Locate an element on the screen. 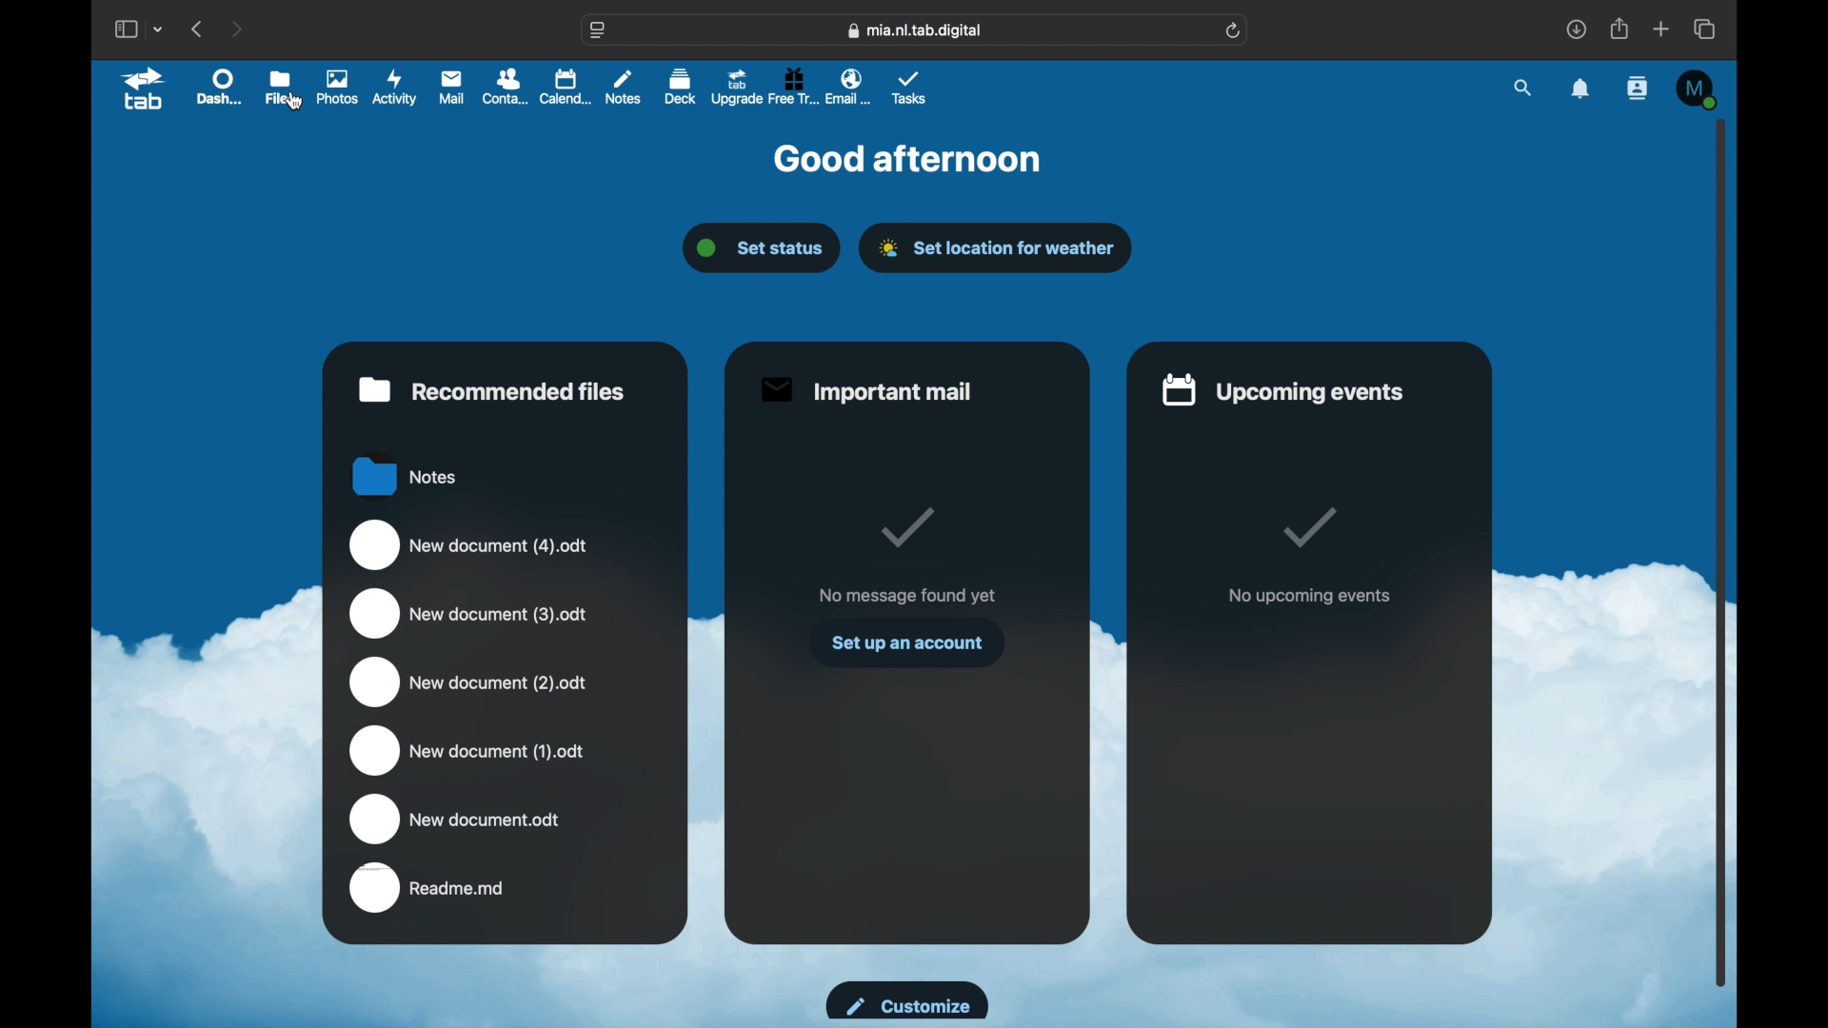 This screenshot has height=1028, width=1828. set up an account is located at coordinates (907, 645).